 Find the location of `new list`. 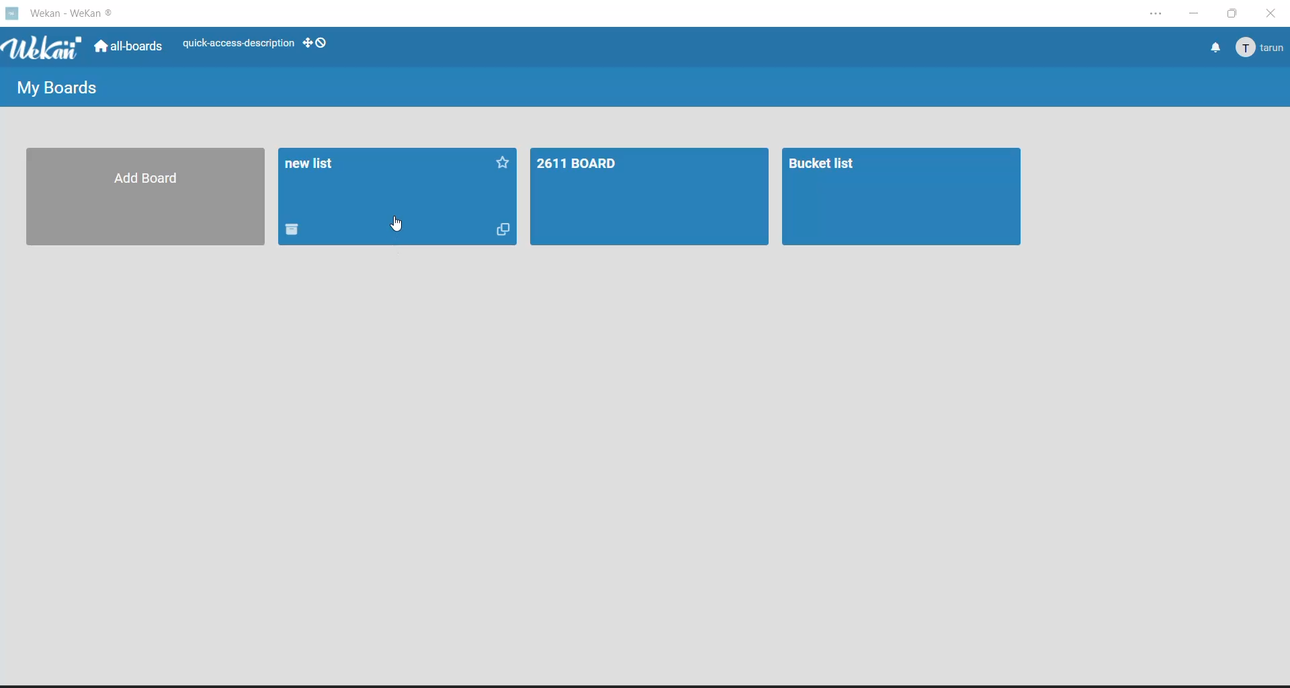

new list is located at coordinates (374, 180).